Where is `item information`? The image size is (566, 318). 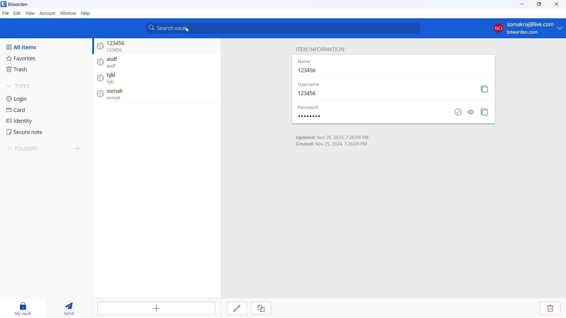 item information is located at coordinates (320, 49).